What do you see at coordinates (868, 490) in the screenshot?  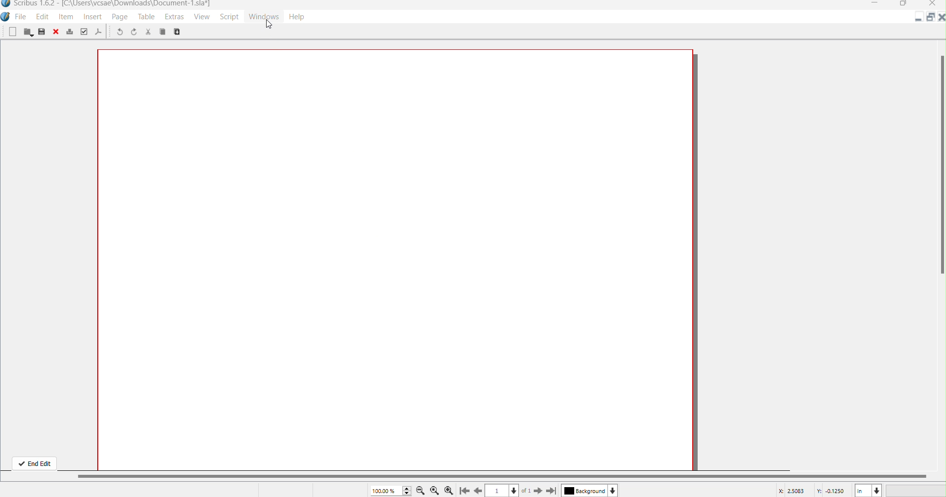 I see `select inches` at bounding box center [868, 490].